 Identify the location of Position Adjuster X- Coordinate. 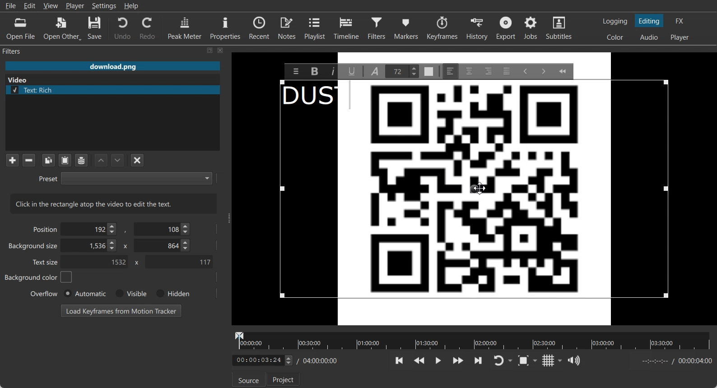
(91, 229).